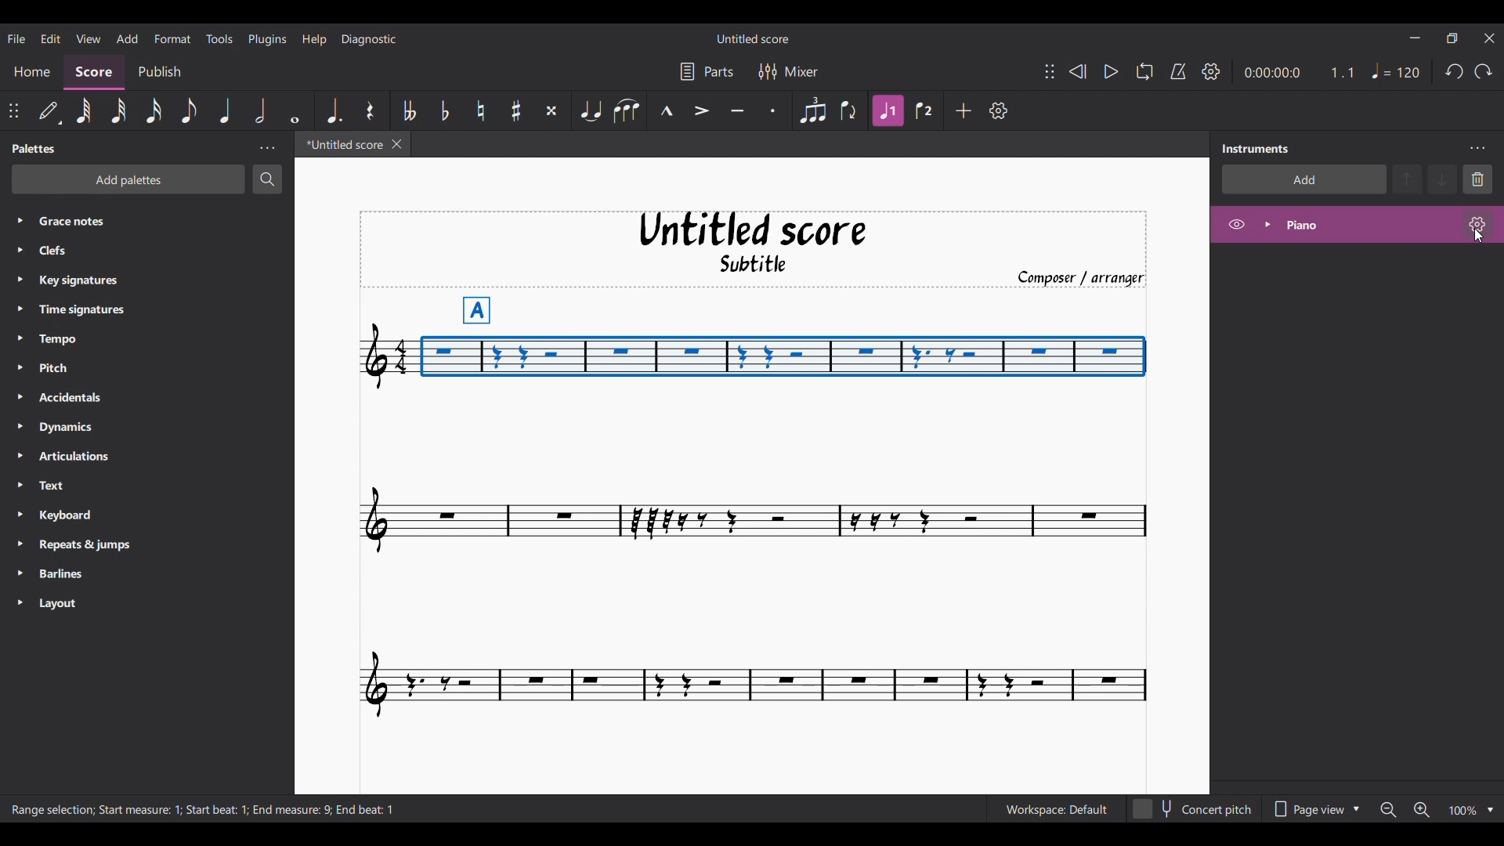  I want to click on Clefs, so click(125, 251).